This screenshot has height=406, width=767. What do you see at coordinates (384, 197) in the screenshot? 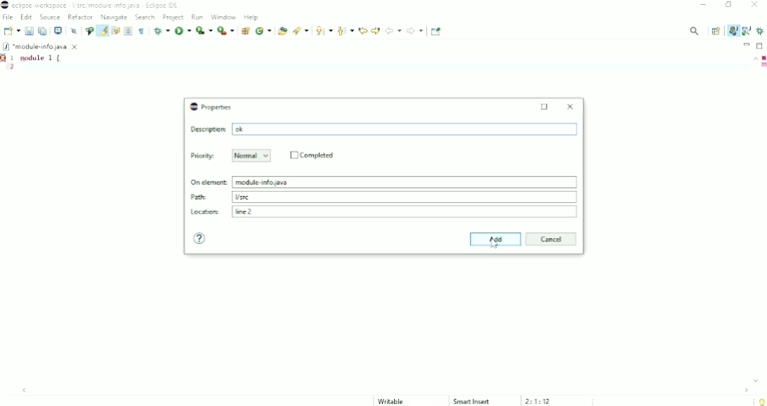
I see `Path` at bounding box center [384, 197].